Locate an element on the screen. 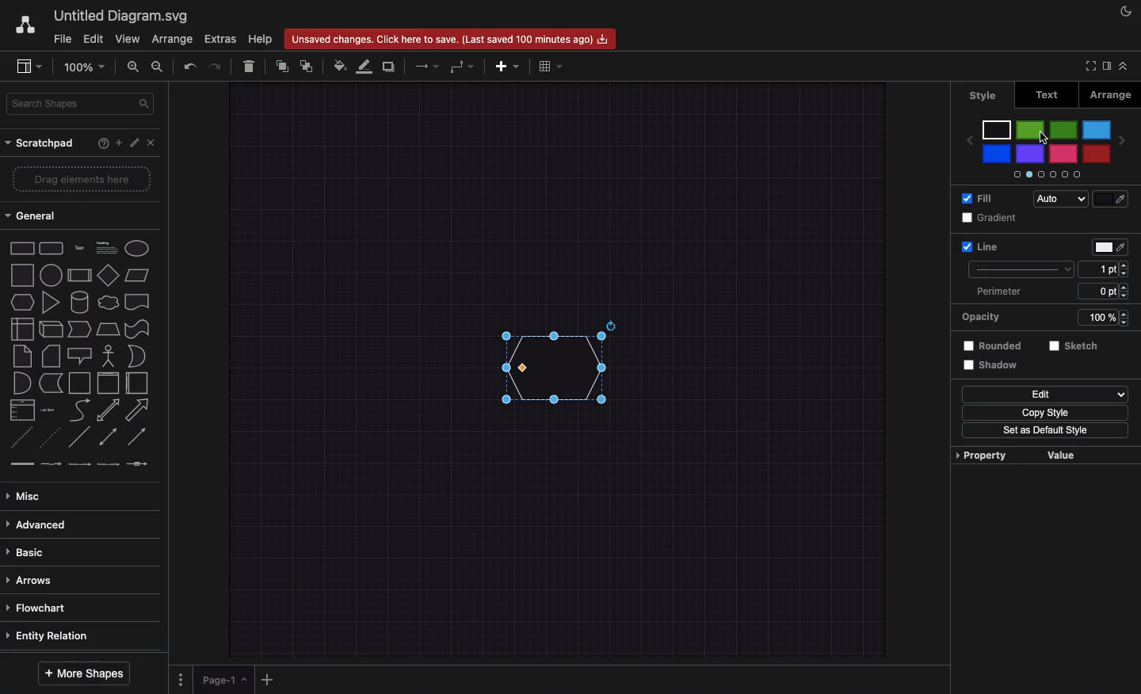 The width and height of the screenshot is (1141, 694). Unsaved changes. Click here to save. is located at coordinates (451, 38).